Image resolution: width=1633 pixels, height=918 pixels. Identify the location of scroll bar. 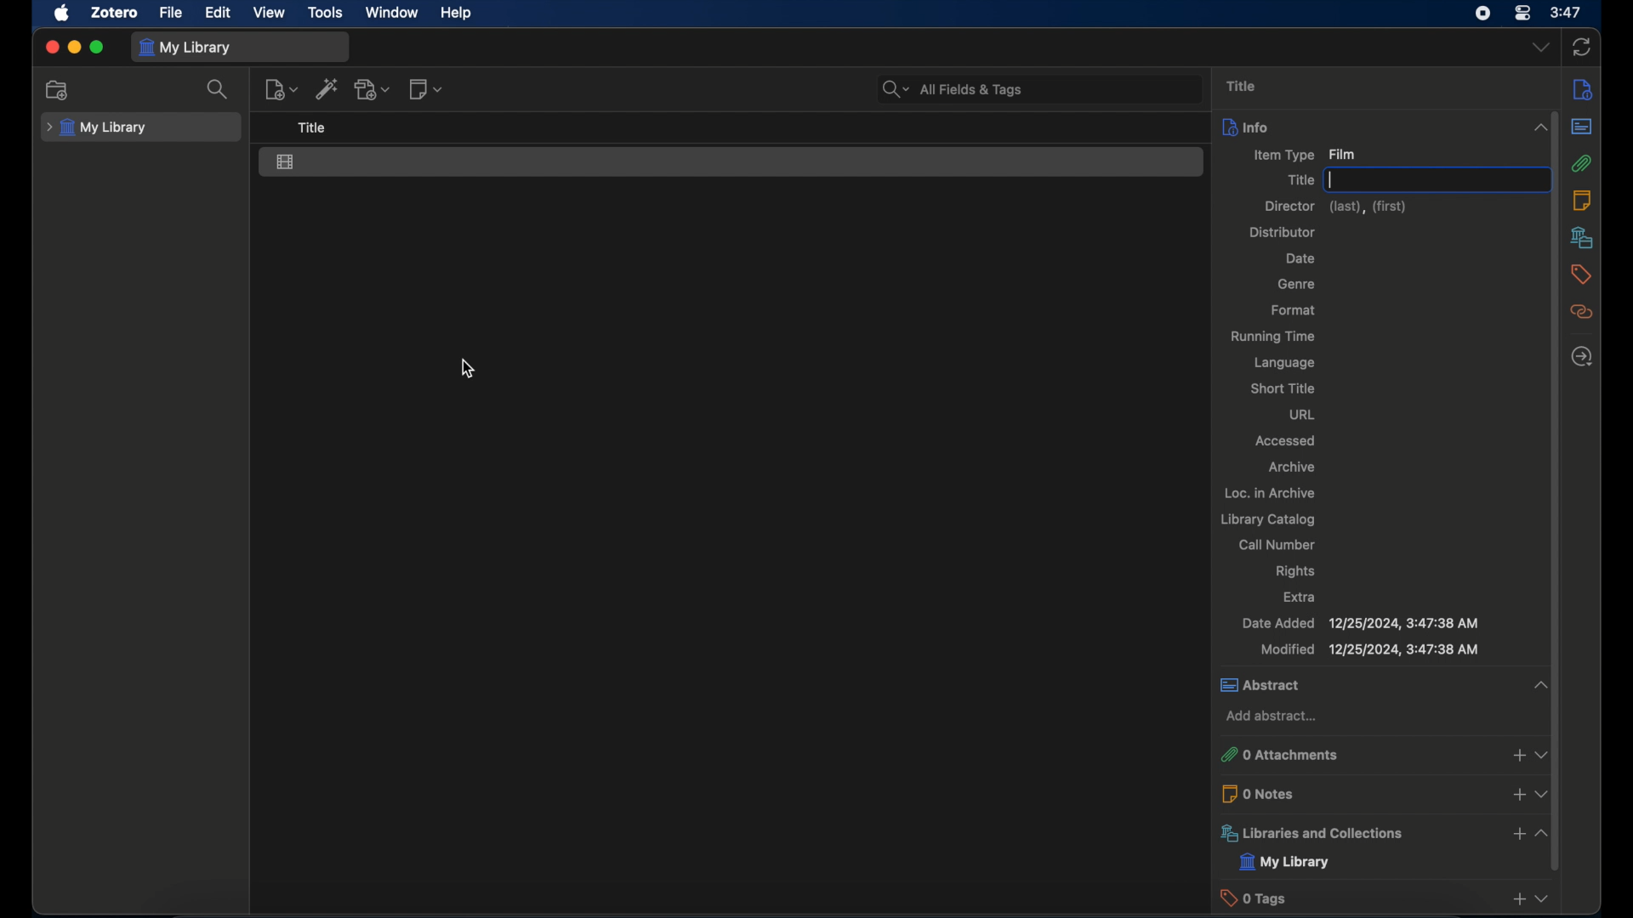
(1552, 405).